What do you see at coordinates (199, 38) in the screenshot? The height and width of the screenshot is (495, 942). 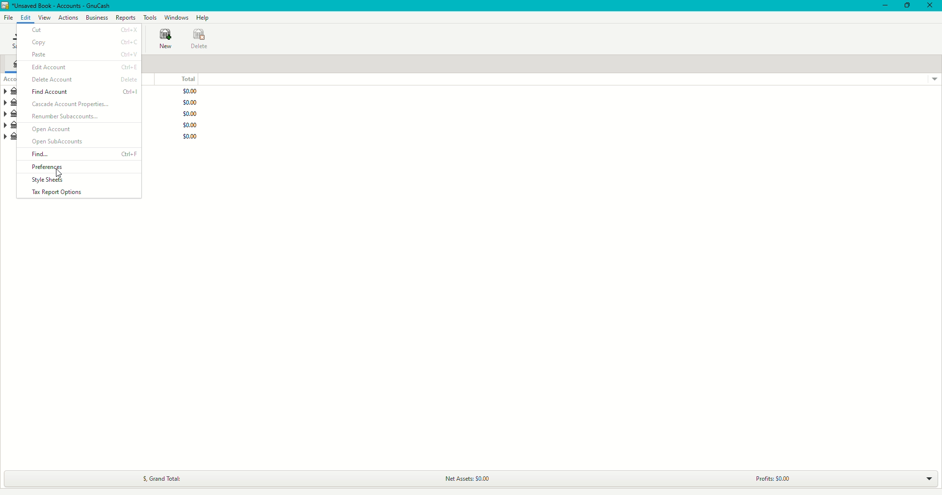 I see `Delete` at bounding box center [199, 38].